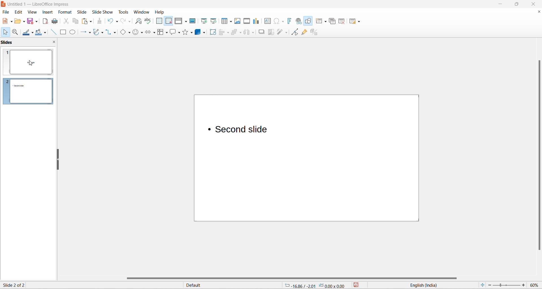 Image resolution: width=542 pixels, height=289 pixels. Describe the element at coordinates (93, 20) in the screenshot. I see `paste options` at that location.